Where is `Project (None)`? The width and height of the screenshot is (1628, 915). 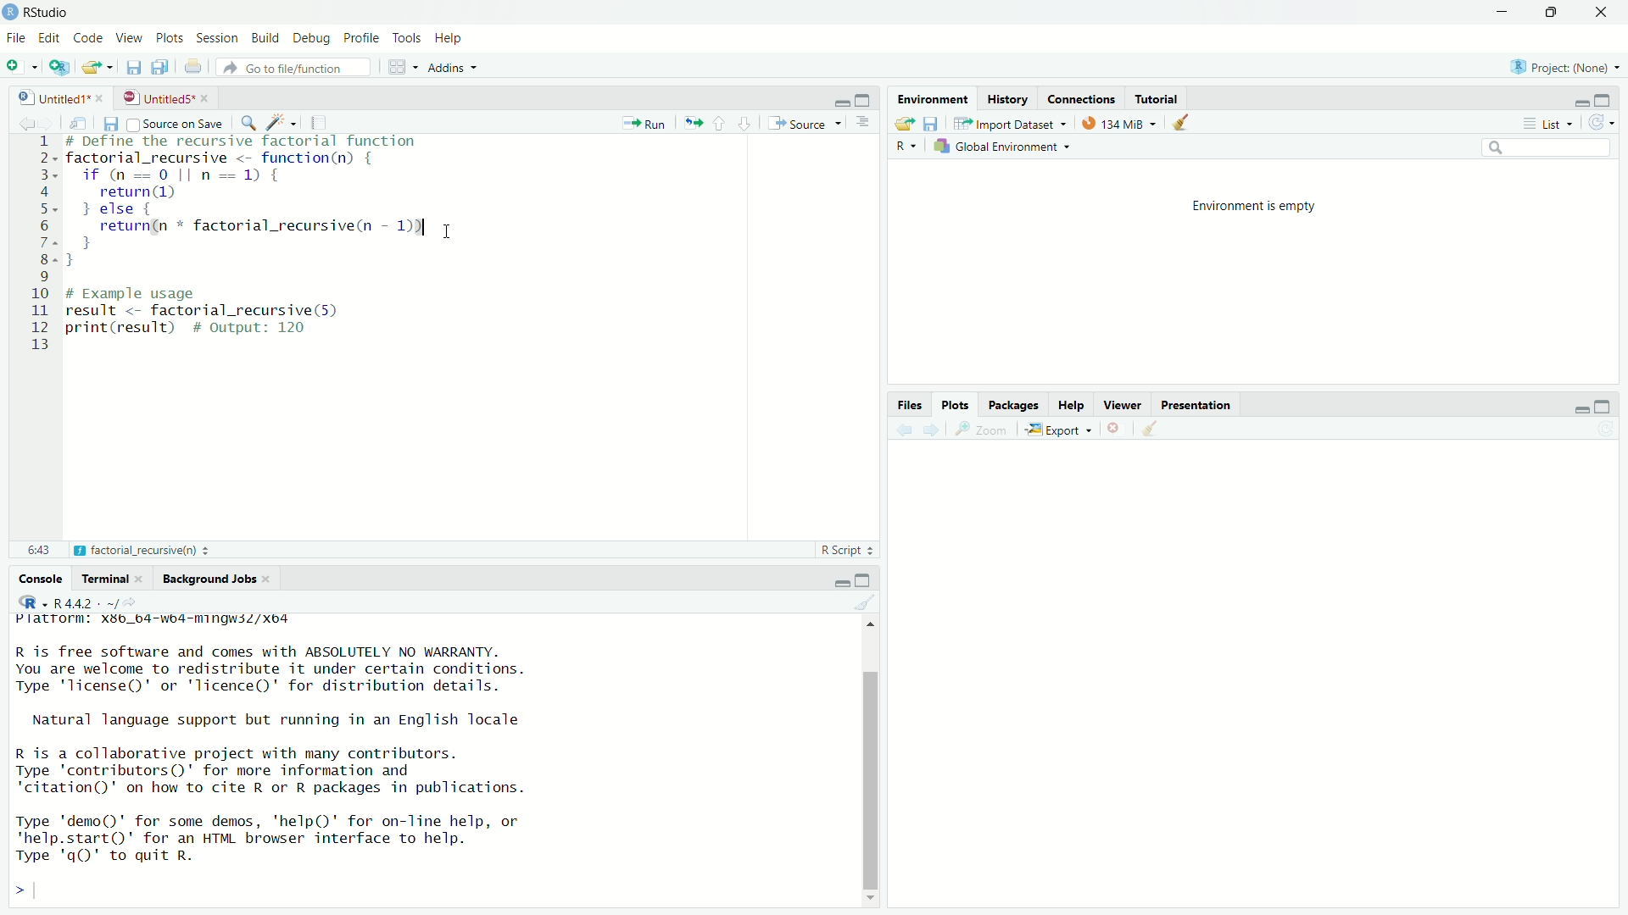
Project (None) is located at coordinates (1563, 69).